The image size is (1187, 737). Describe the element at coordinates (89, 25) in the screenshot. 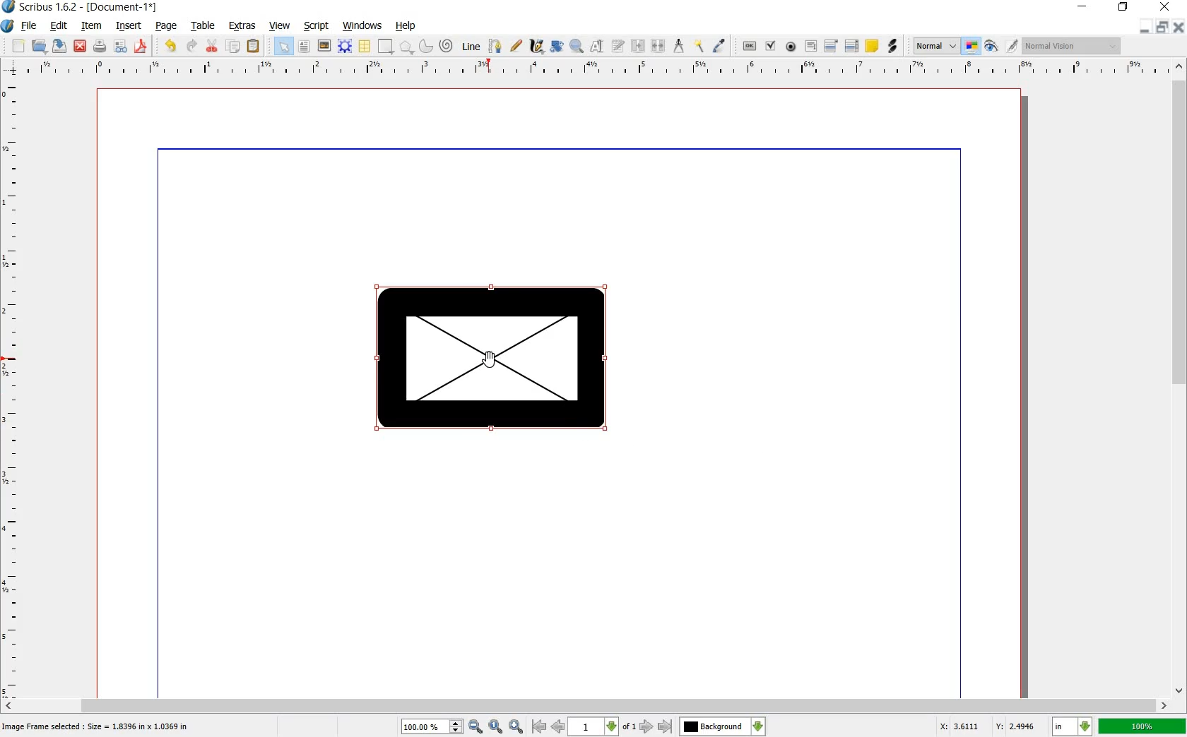

I see `item` at that location.